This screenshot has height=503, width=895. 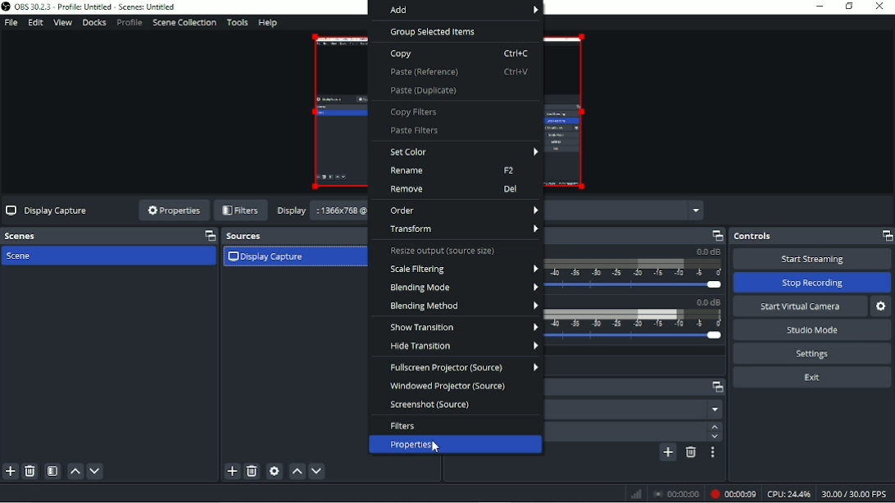 I want to click on Profile, so click(x=129, y=23).